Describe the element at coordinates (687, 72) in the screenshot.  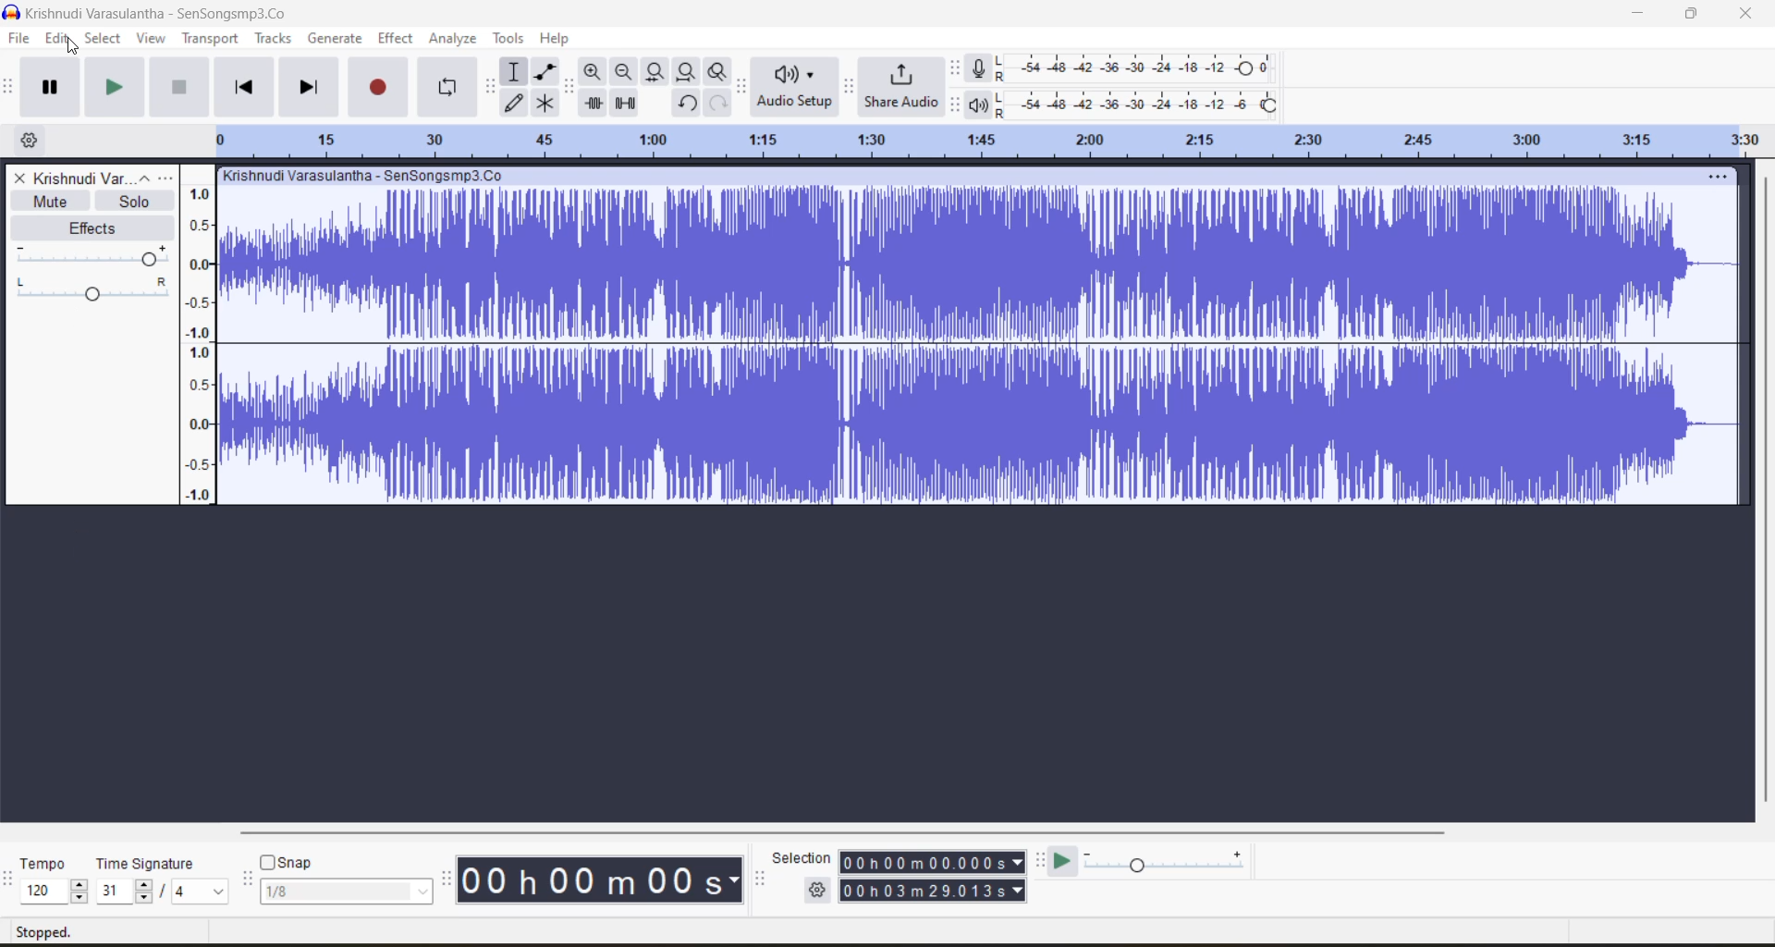
I see `fit project to width` at that location.